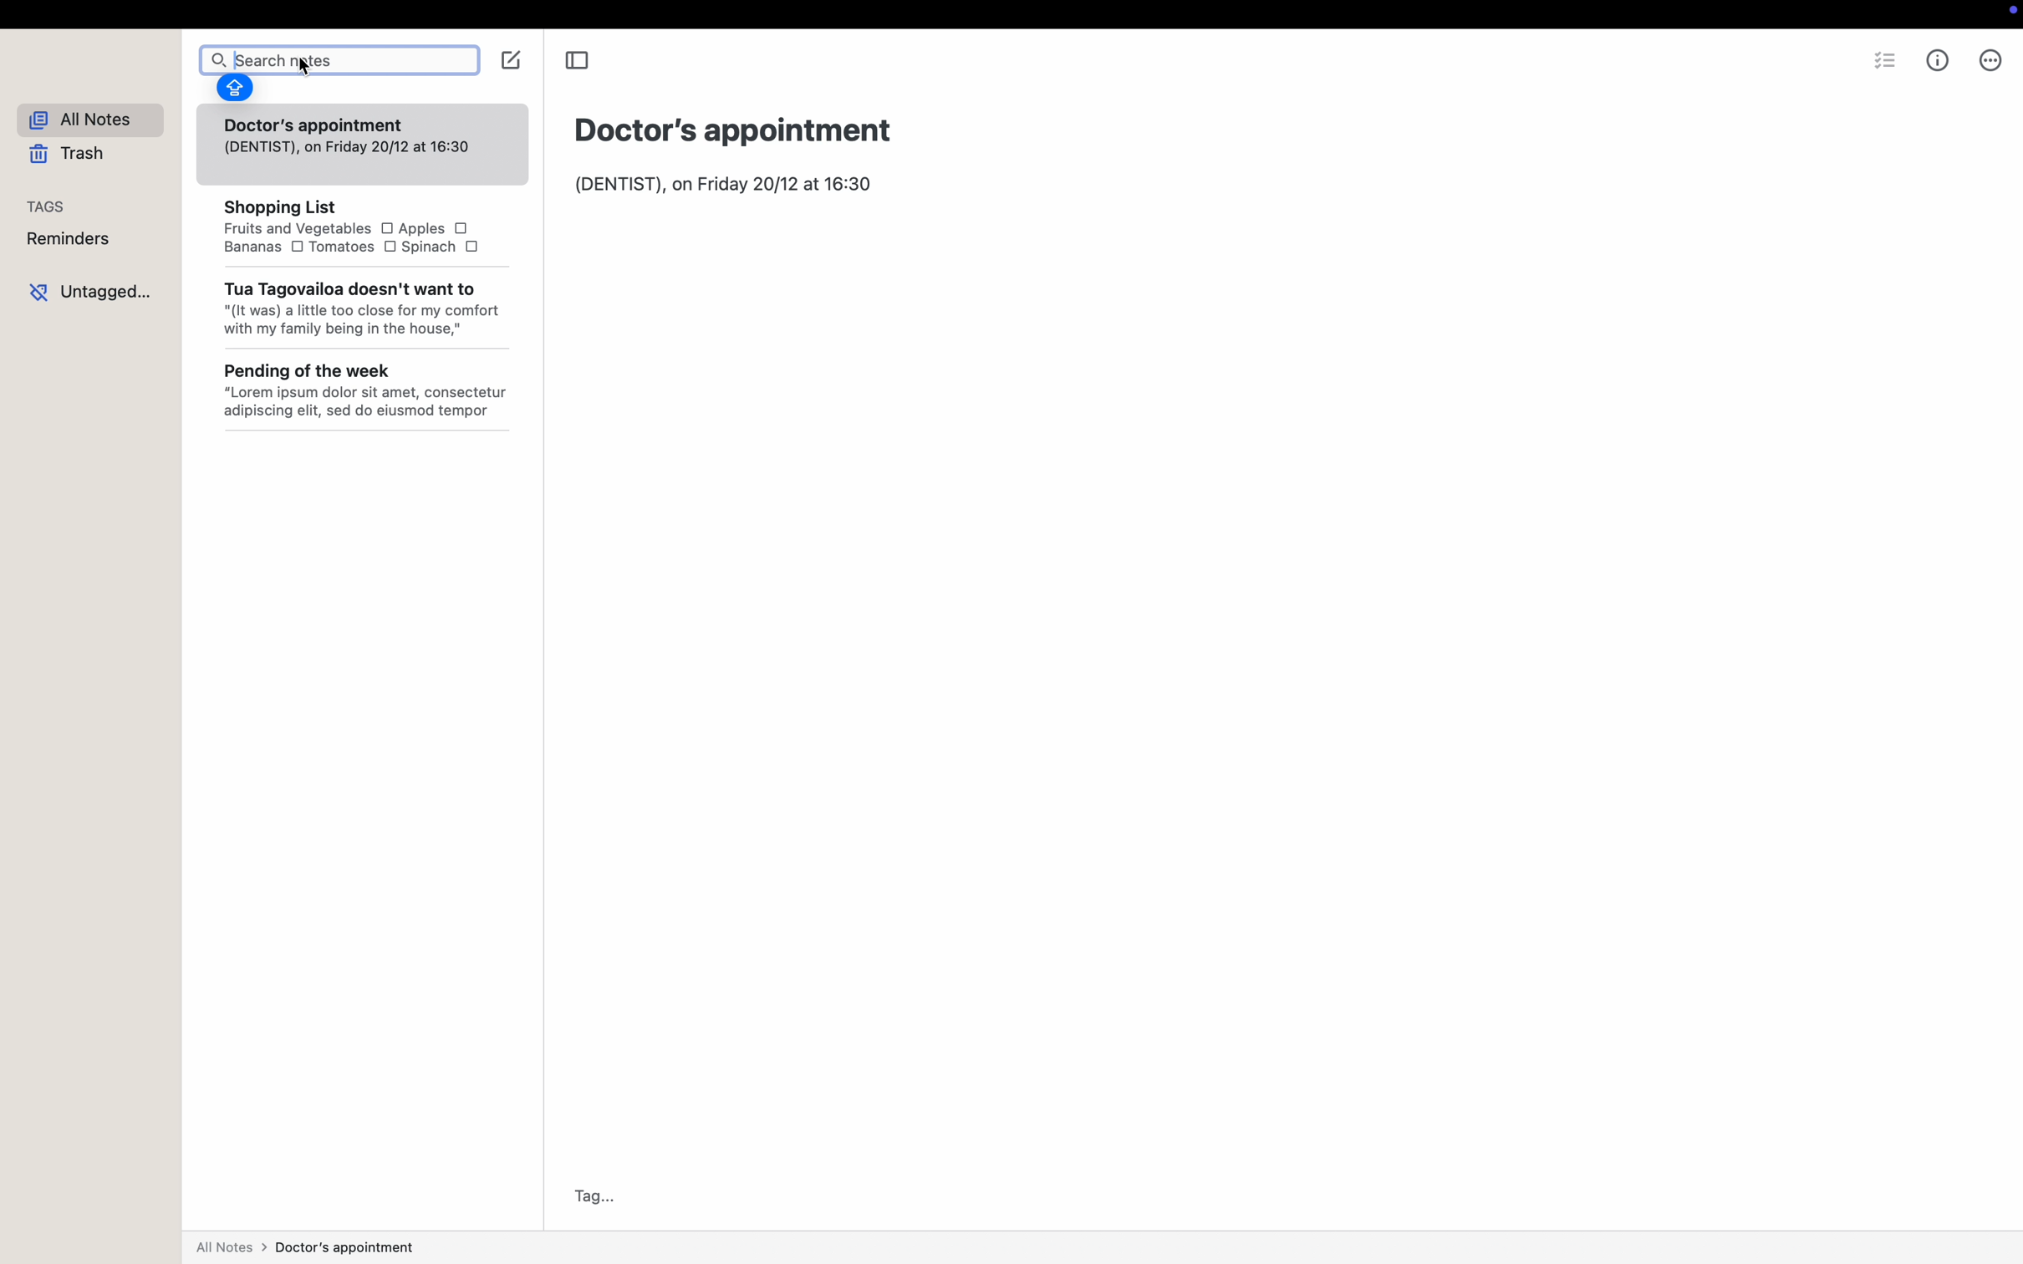 The width and height of the screenshot is (2023, 1264). What do you see at coordinates (736, 129) in the screenshot?
I see `Doctor's appointment` at bounding box center [736, 129].